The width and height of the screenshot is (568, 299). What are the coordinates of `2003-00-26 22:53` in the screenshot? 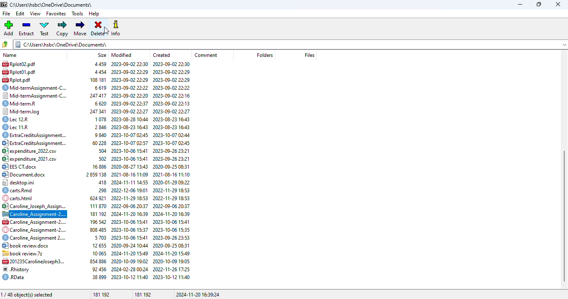 It's located at (172, 237).